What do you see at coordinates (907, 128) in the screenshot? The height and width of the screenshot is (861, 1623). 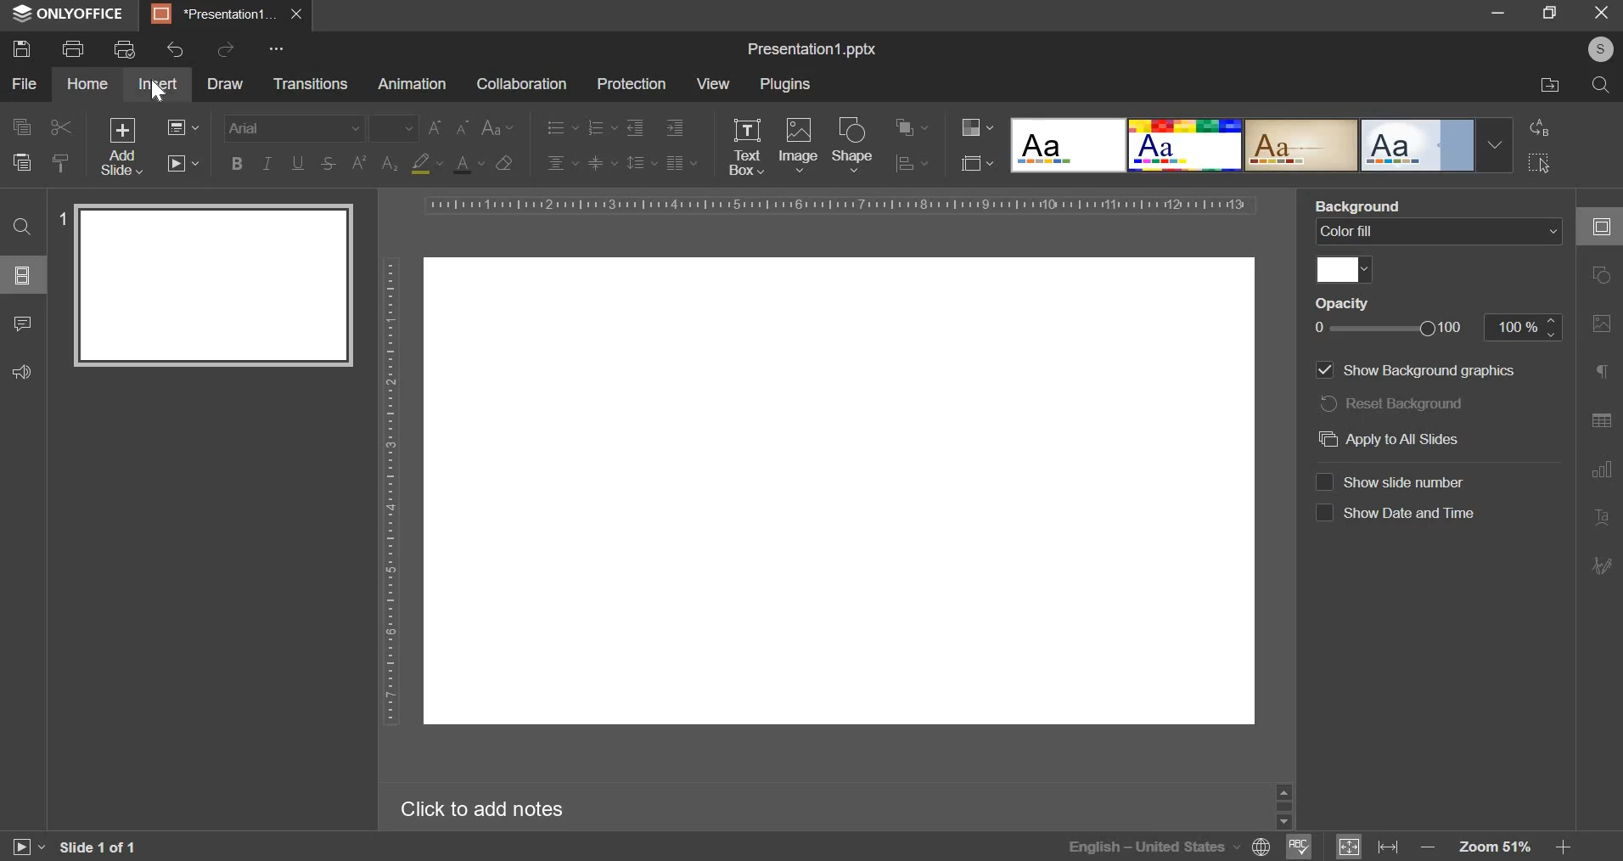 I see `arrange shape` at bounding box center [907, 128].